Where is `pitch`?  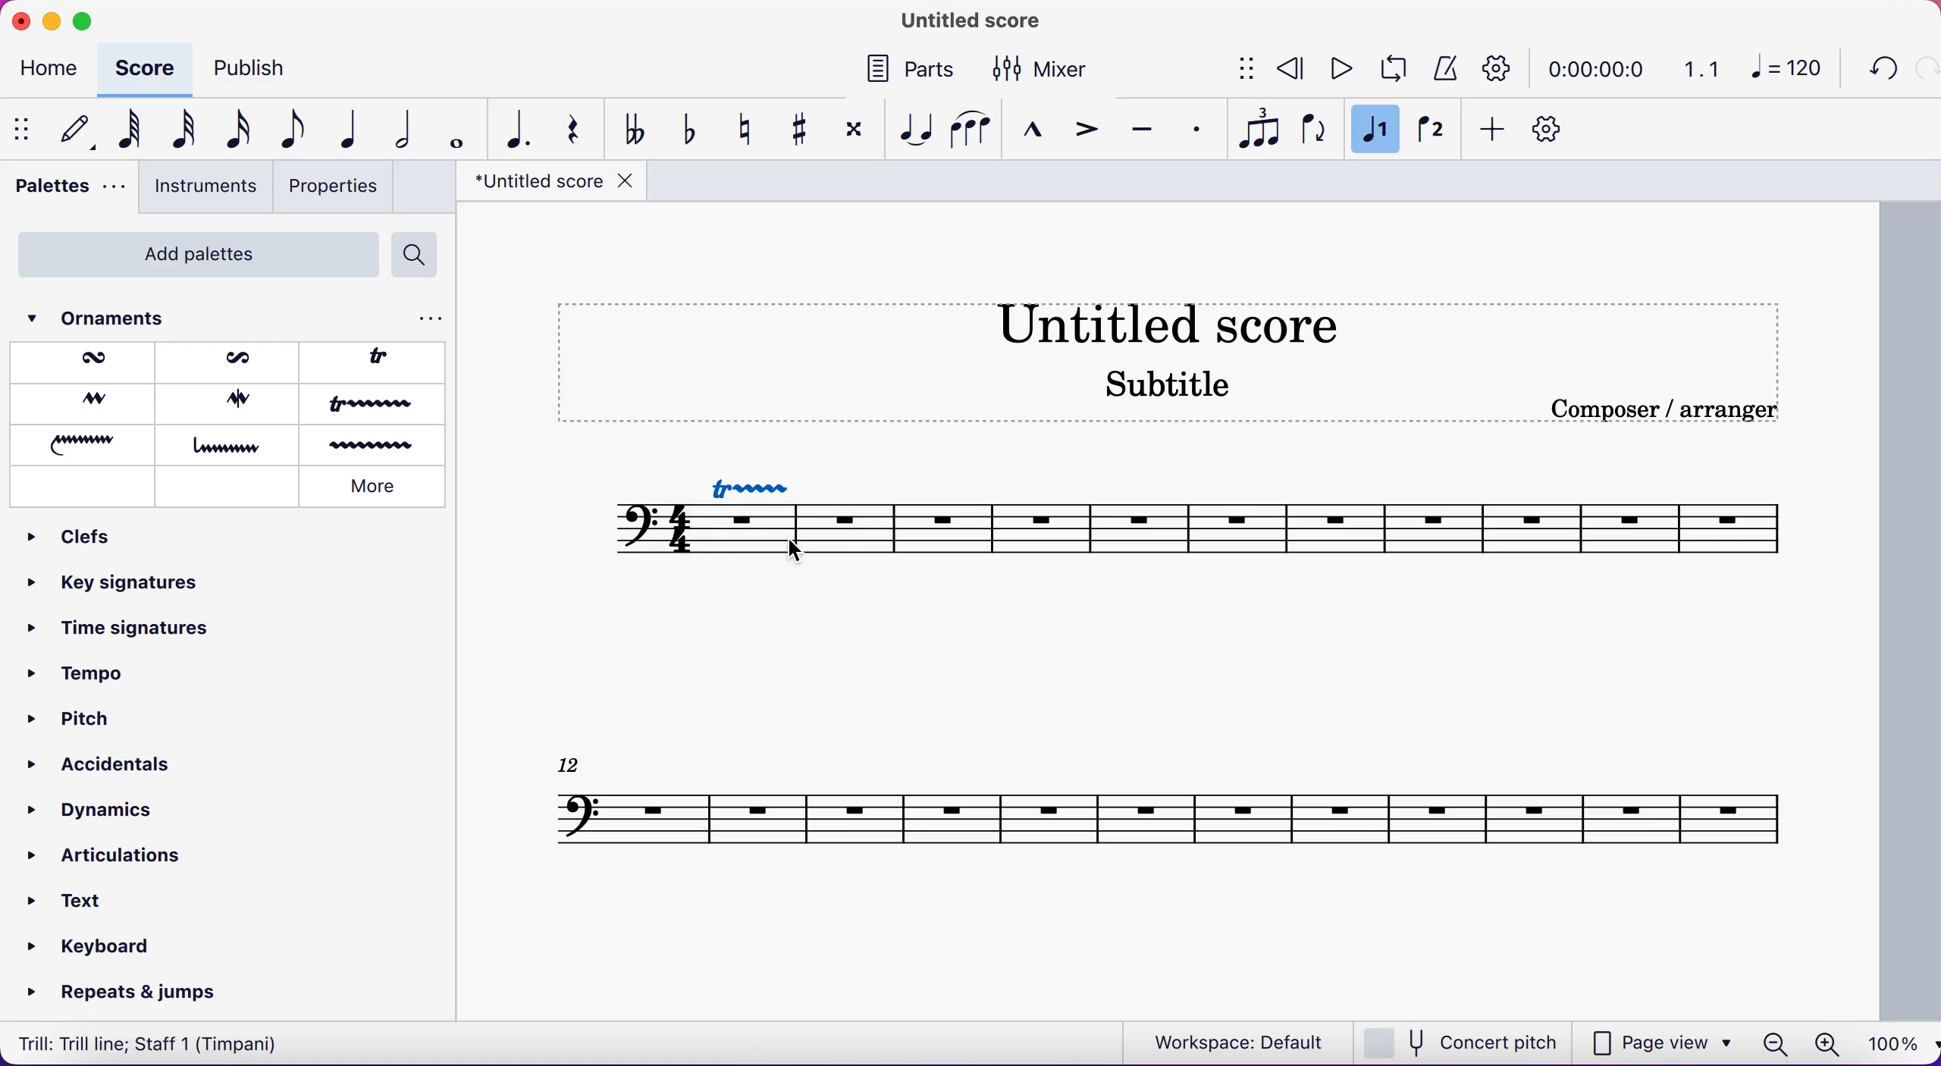 pitch is located at coordinates (69, 716).